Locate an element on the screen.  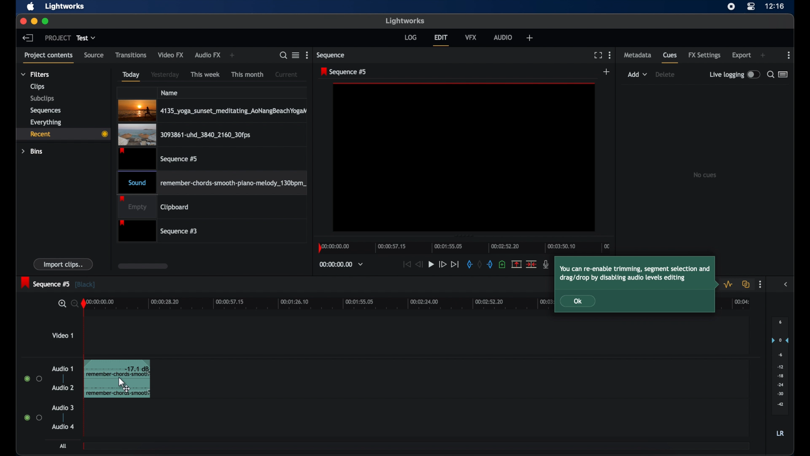
import clips is located at coordinates (63, 264).